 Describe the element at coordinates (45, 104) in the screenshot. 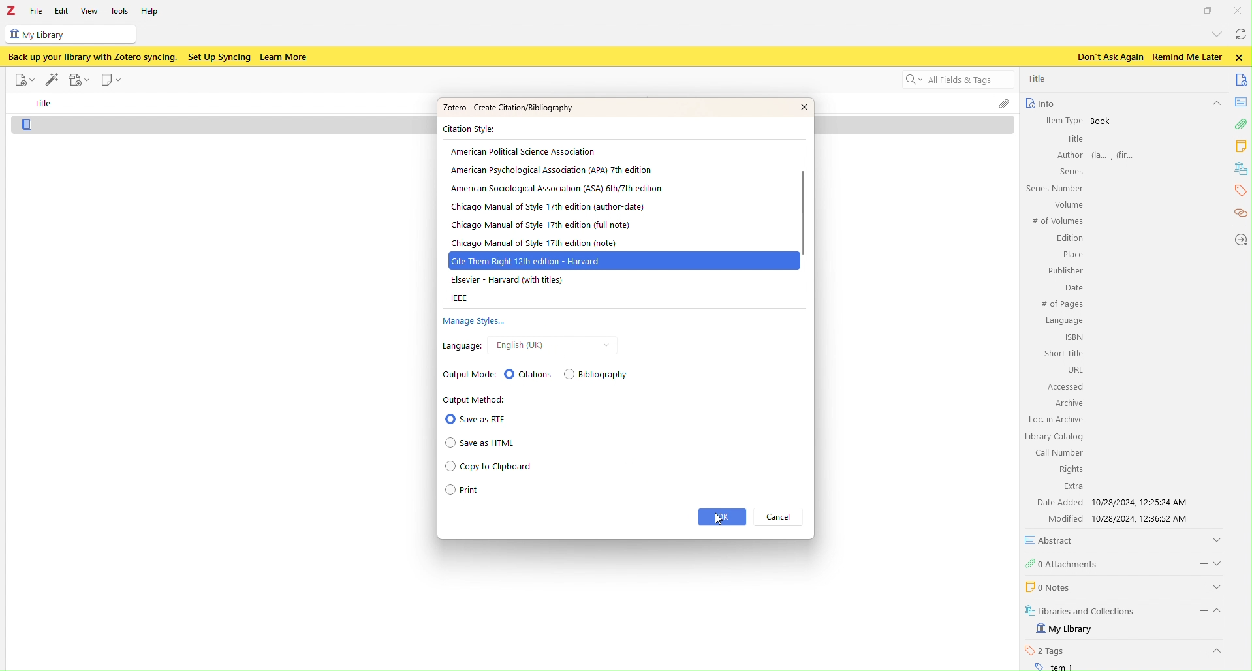

I see `Title` at that location.